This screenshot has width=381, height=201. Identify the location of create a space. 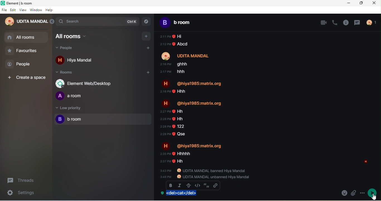
(28, 78).